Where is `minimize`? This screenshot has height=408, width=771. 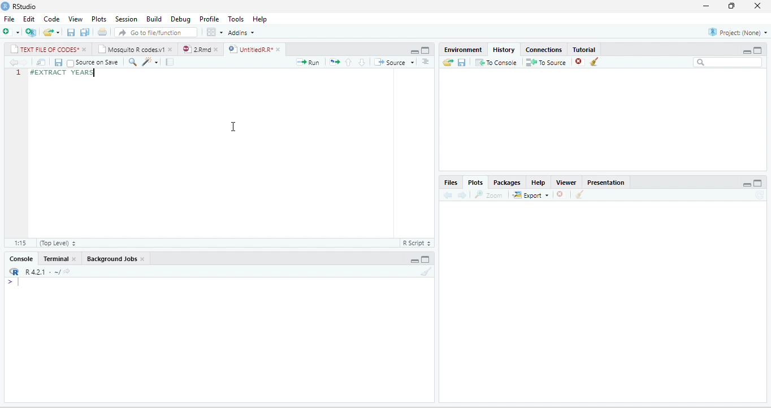 minimize is located at coordinates (747, 184).